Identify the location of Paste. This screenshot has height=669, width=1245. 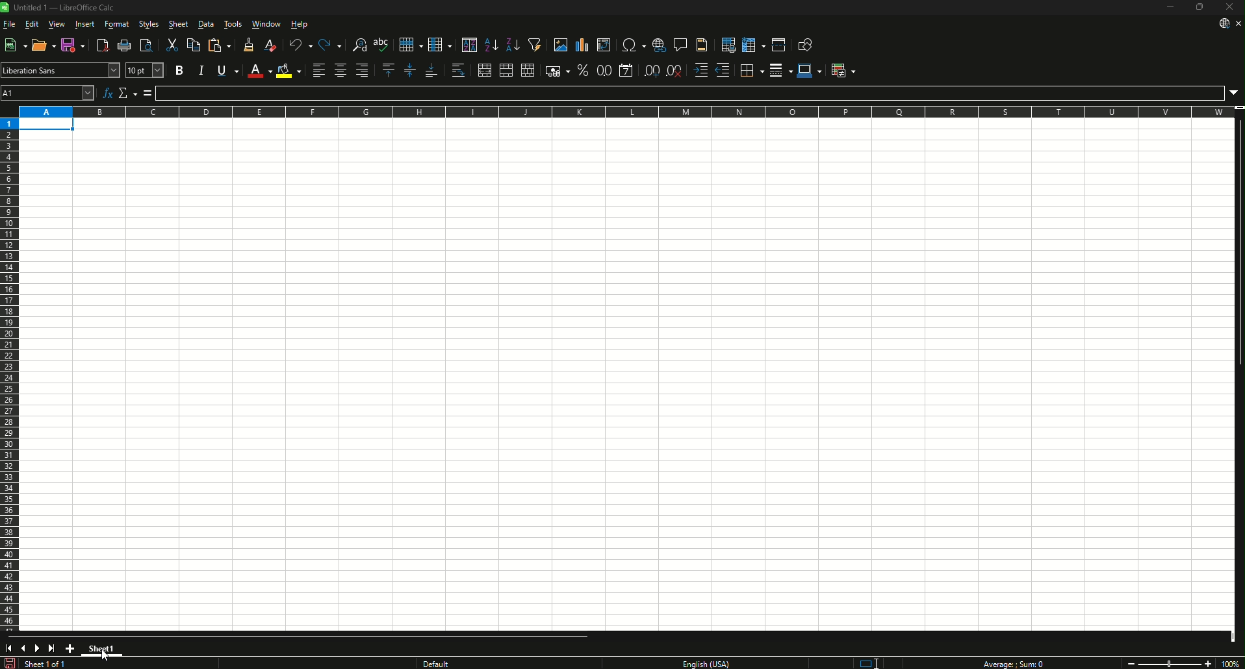
(220, 45).